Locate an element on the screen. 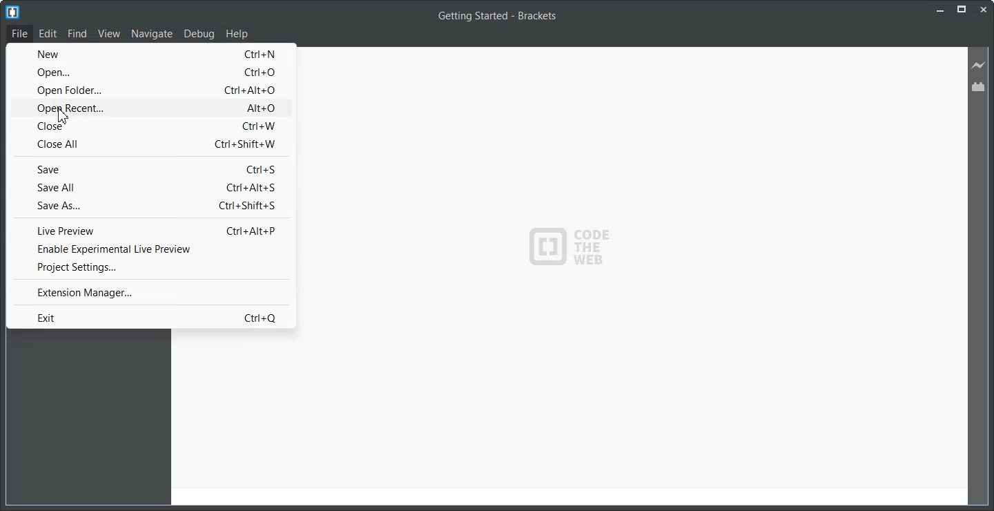 The image size is (994, 511). Open Recent is located at coordinates (149, 108).